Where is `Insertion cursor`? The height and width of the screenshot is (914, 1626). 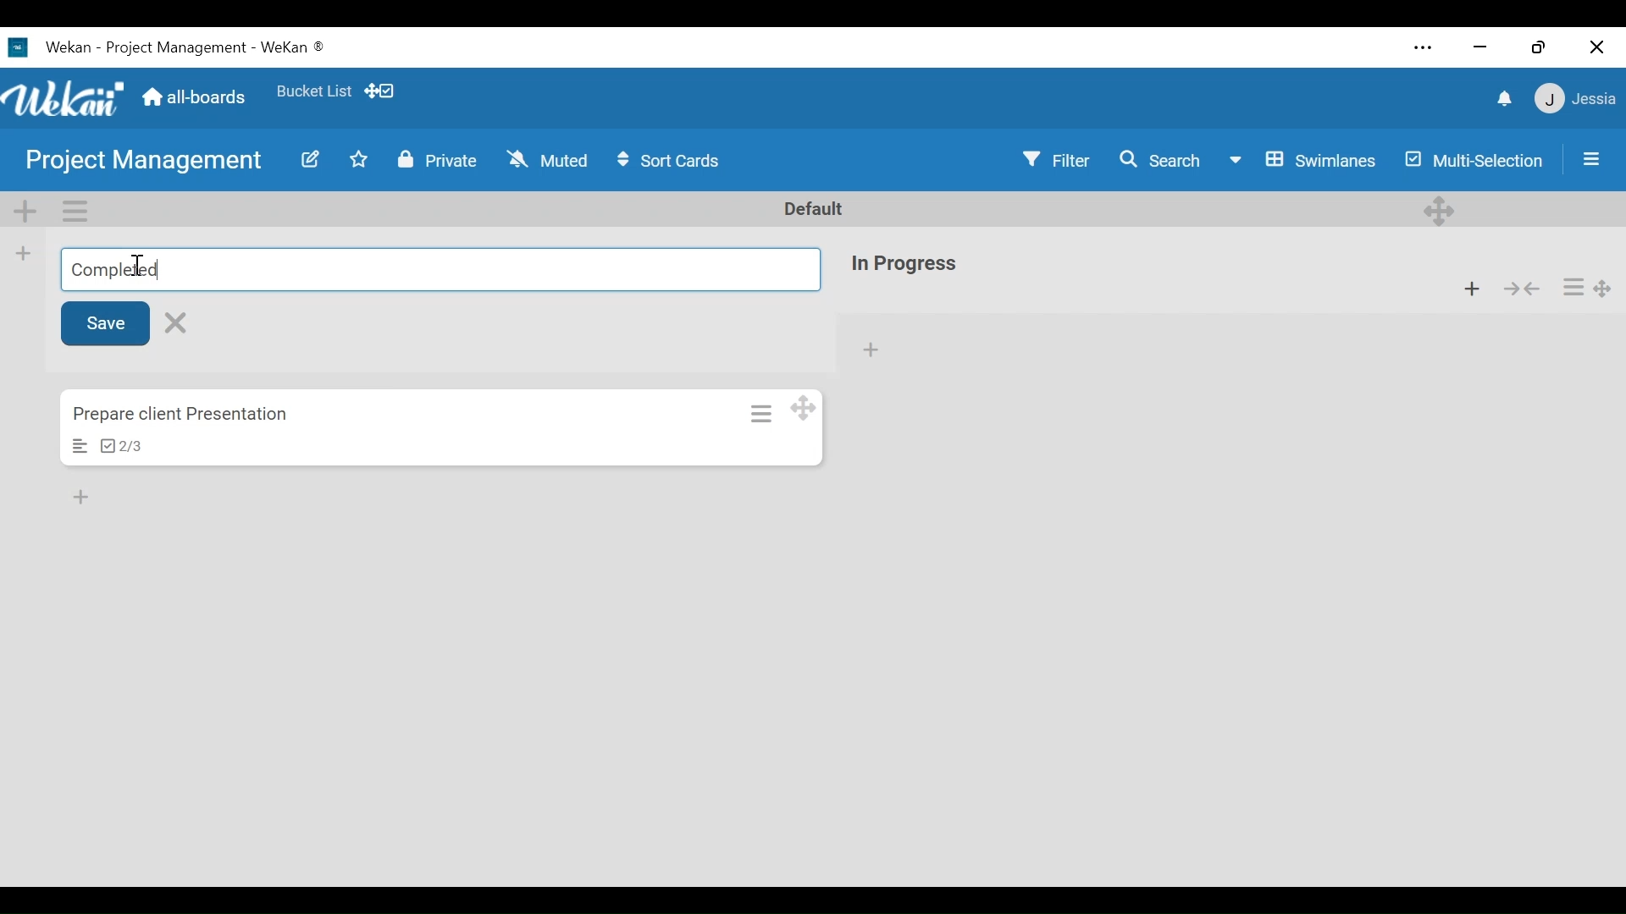
Insertion cursor is located at coordinates (138, 266).